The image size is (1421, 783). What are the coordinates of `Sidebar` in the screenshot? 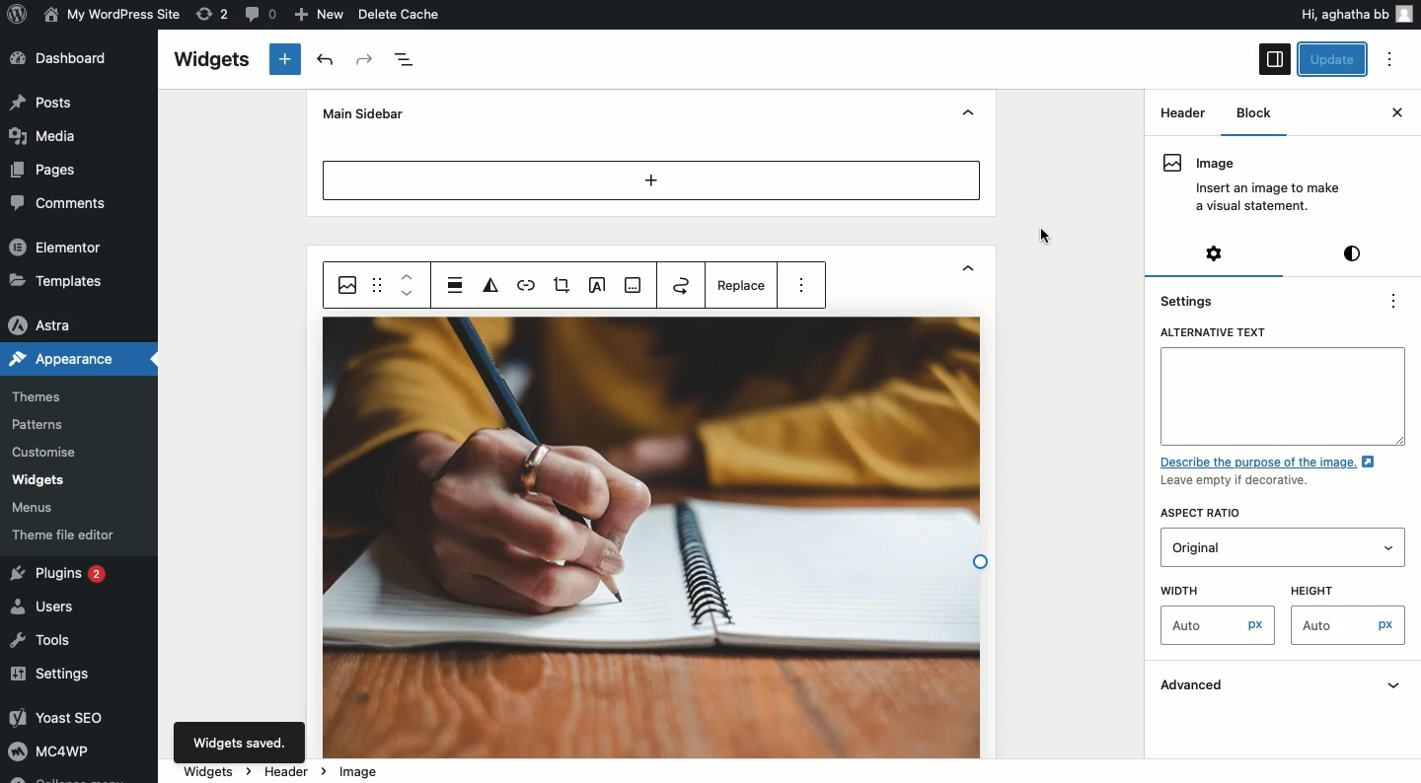 It's located at (1275, 59).